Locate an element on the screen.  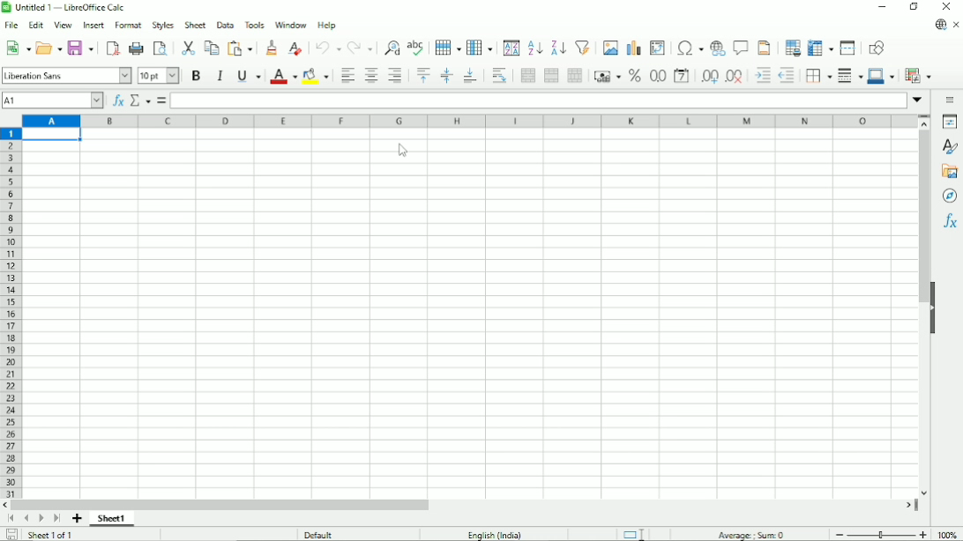
Borders is located at coordinates (817, 77).